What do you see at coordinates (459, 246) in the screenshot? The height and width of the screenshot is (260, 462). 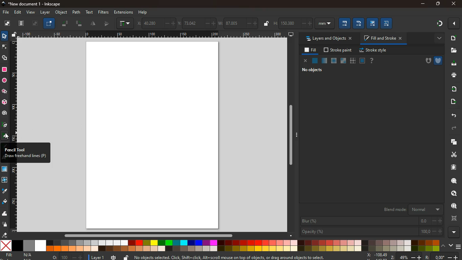 I see `menu` at bounding box center [459, 246].